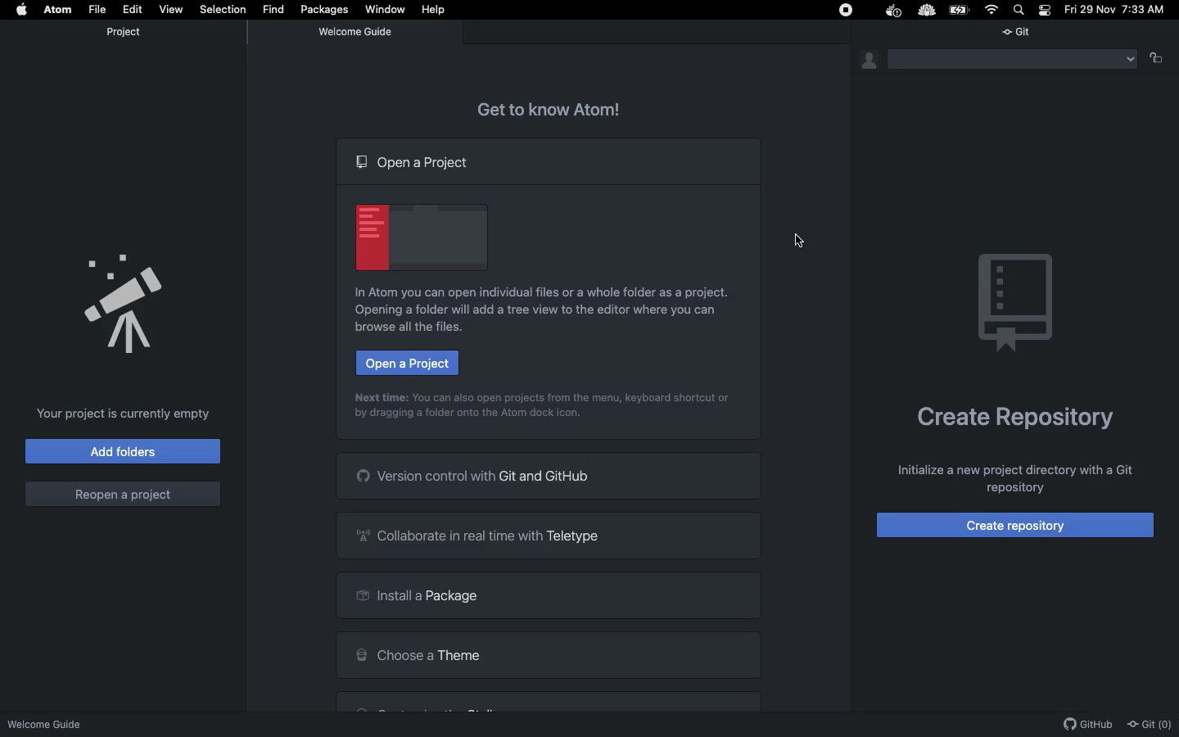 This screenshot has height=737, width=1179. Describe the element at coordinates (550, 596) in the screenshot. I see `Install a package` at that location.